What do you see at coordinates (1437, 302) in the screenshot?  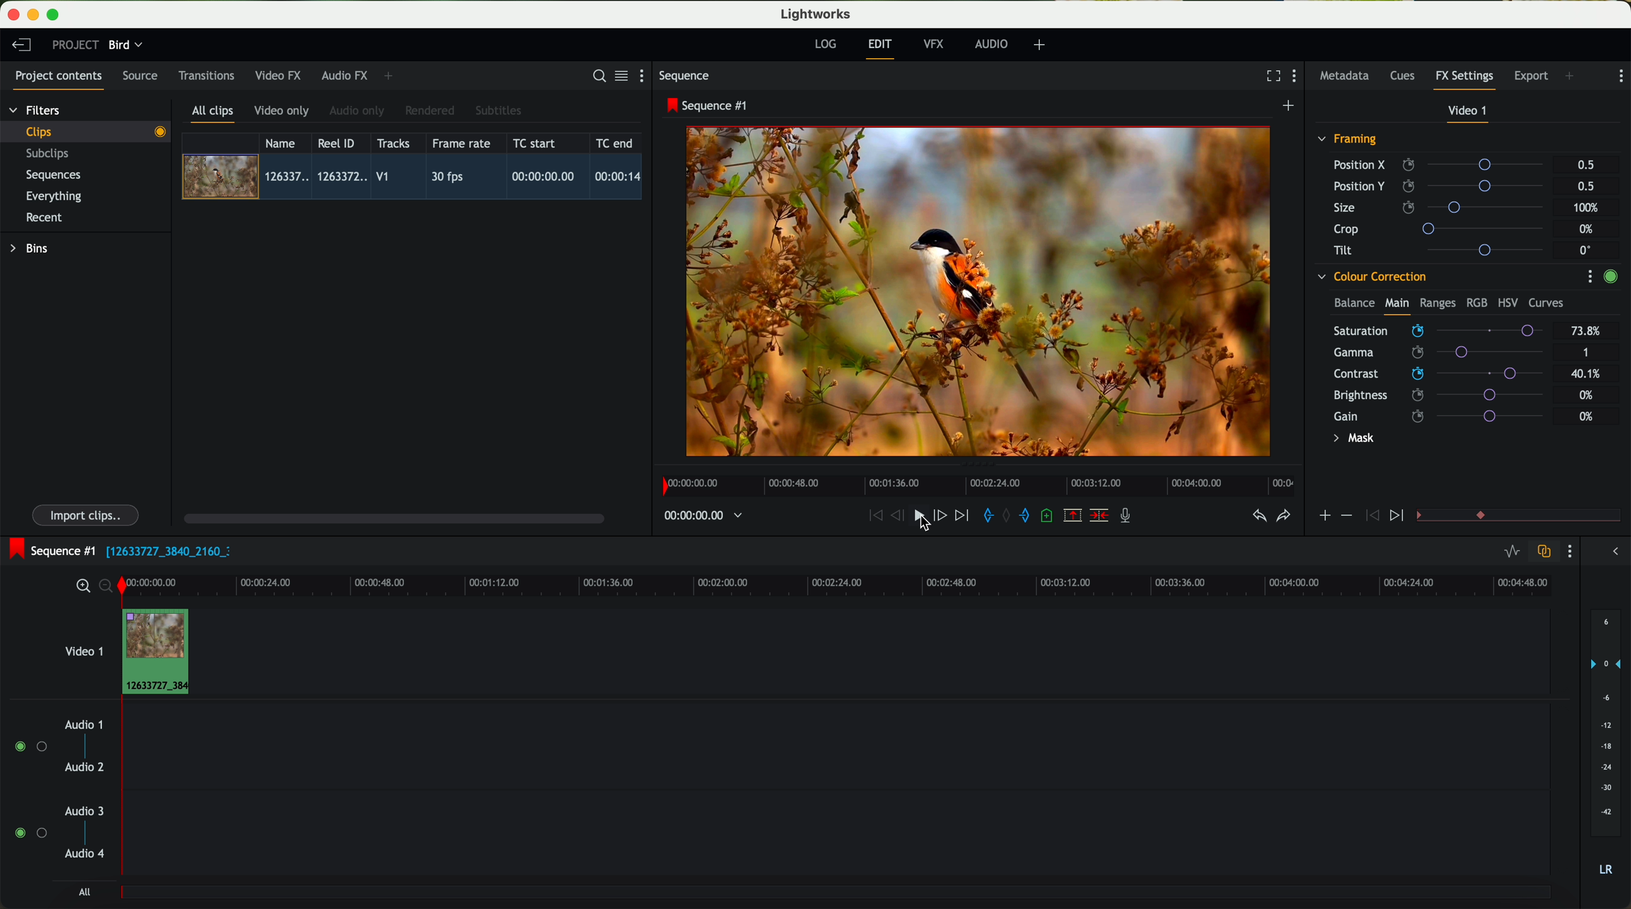 I see `ranges` at bounding box center [1437, 302].